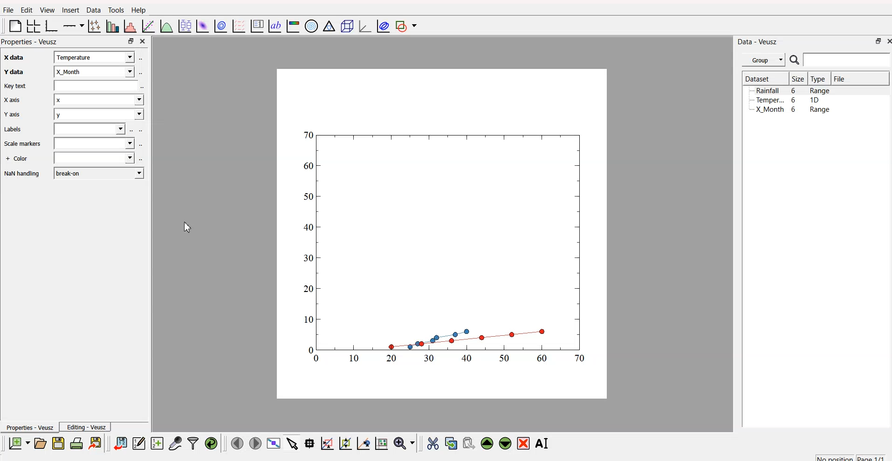 Image resolution: width=892 pixels, height=461 pixels. What do you see at coordinates (201, 26) in the screenshot?
I see `plot dataset` at bounding box center [201, 26].